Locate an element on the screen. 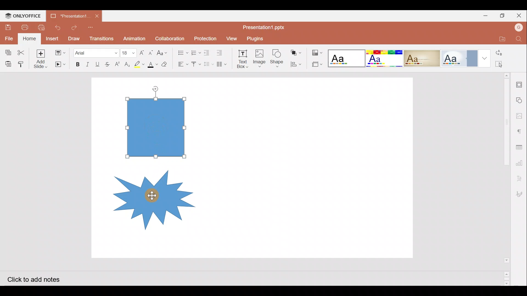  Close document is located at coordinates (97, 16).